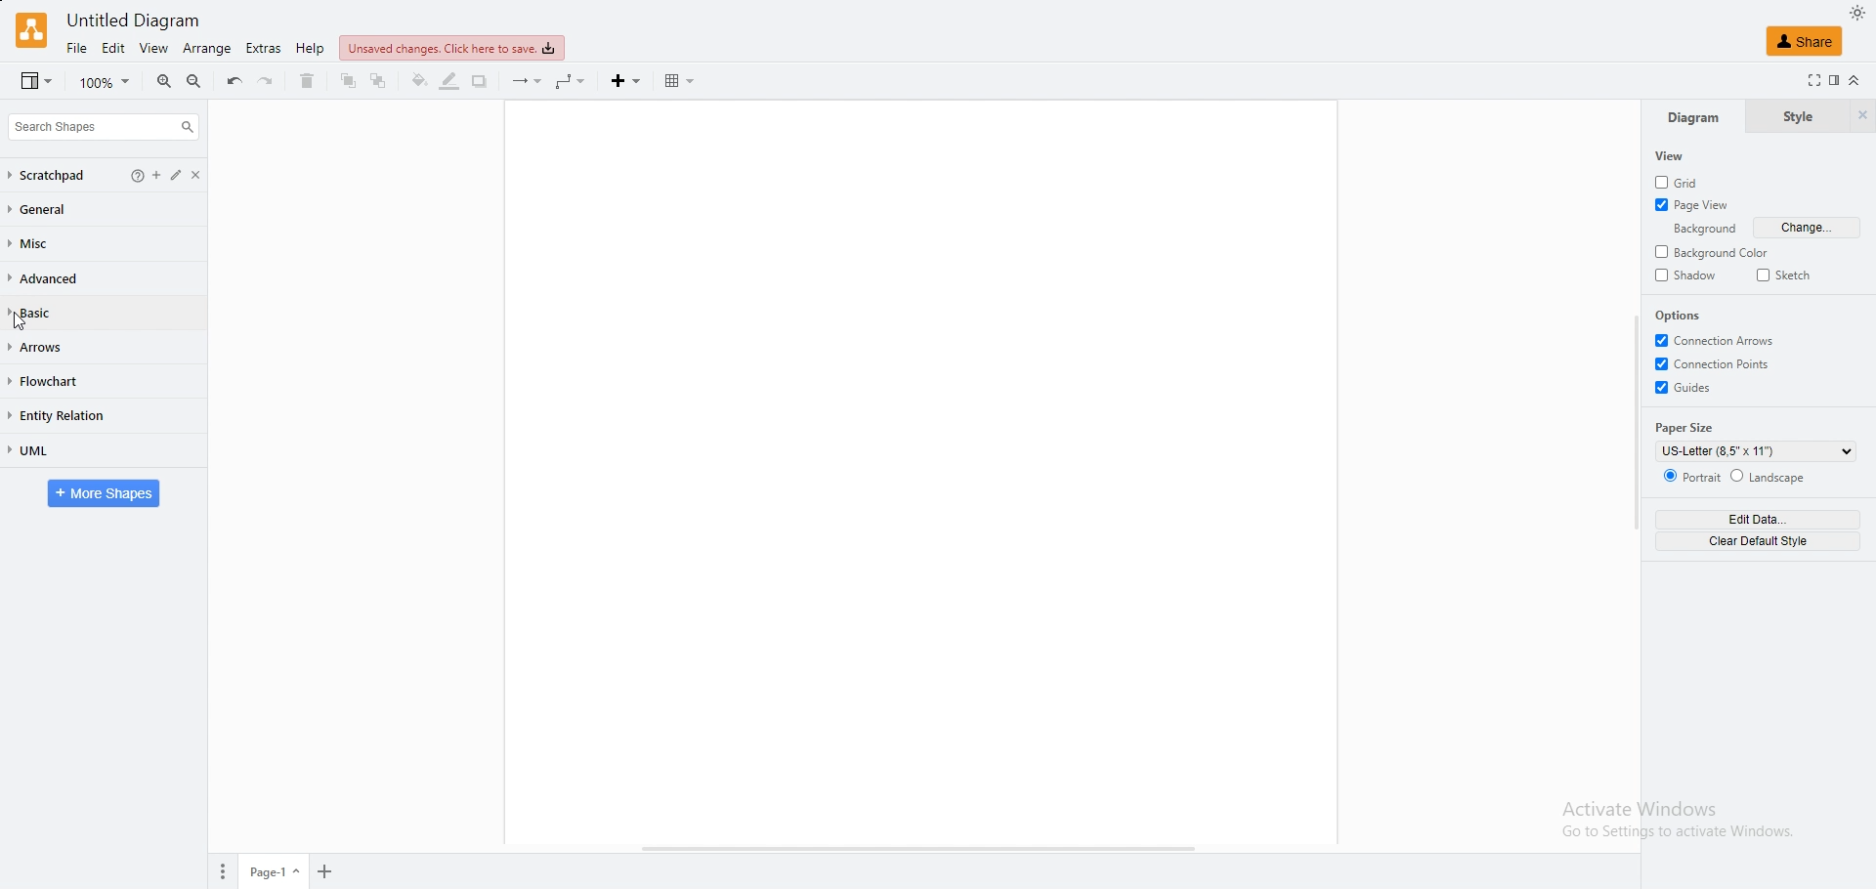 The width and height of the screenshot is (1876, 889). I want to click on delete, so click(308, 81).